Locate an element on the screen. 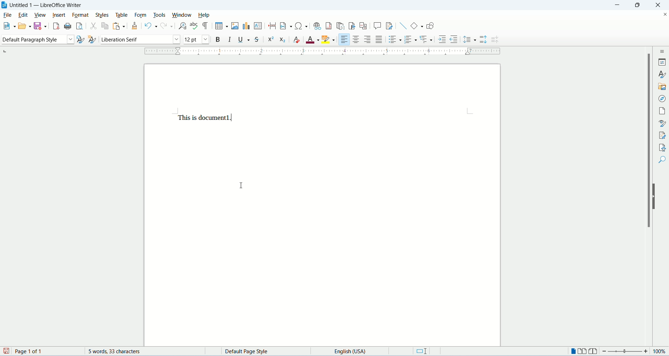 Image resolution: width=669 pixels, height=356 pixels. insert textbox is located at coordinates (258, 26).